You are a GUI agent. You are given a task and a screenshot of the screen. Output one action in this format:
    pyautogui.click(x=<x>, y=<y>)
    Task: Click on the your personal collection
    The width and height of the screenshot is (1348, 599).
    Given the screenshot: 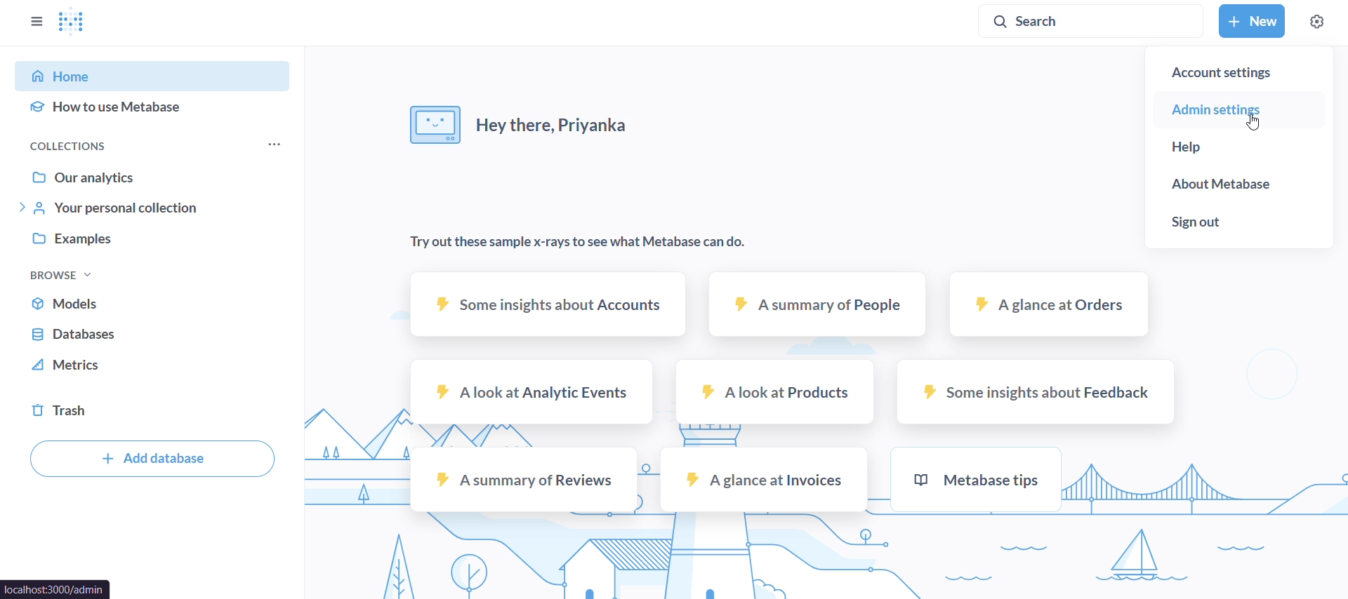 What is the action you would take?
    pyautogui.click(x=157, y=207)
    